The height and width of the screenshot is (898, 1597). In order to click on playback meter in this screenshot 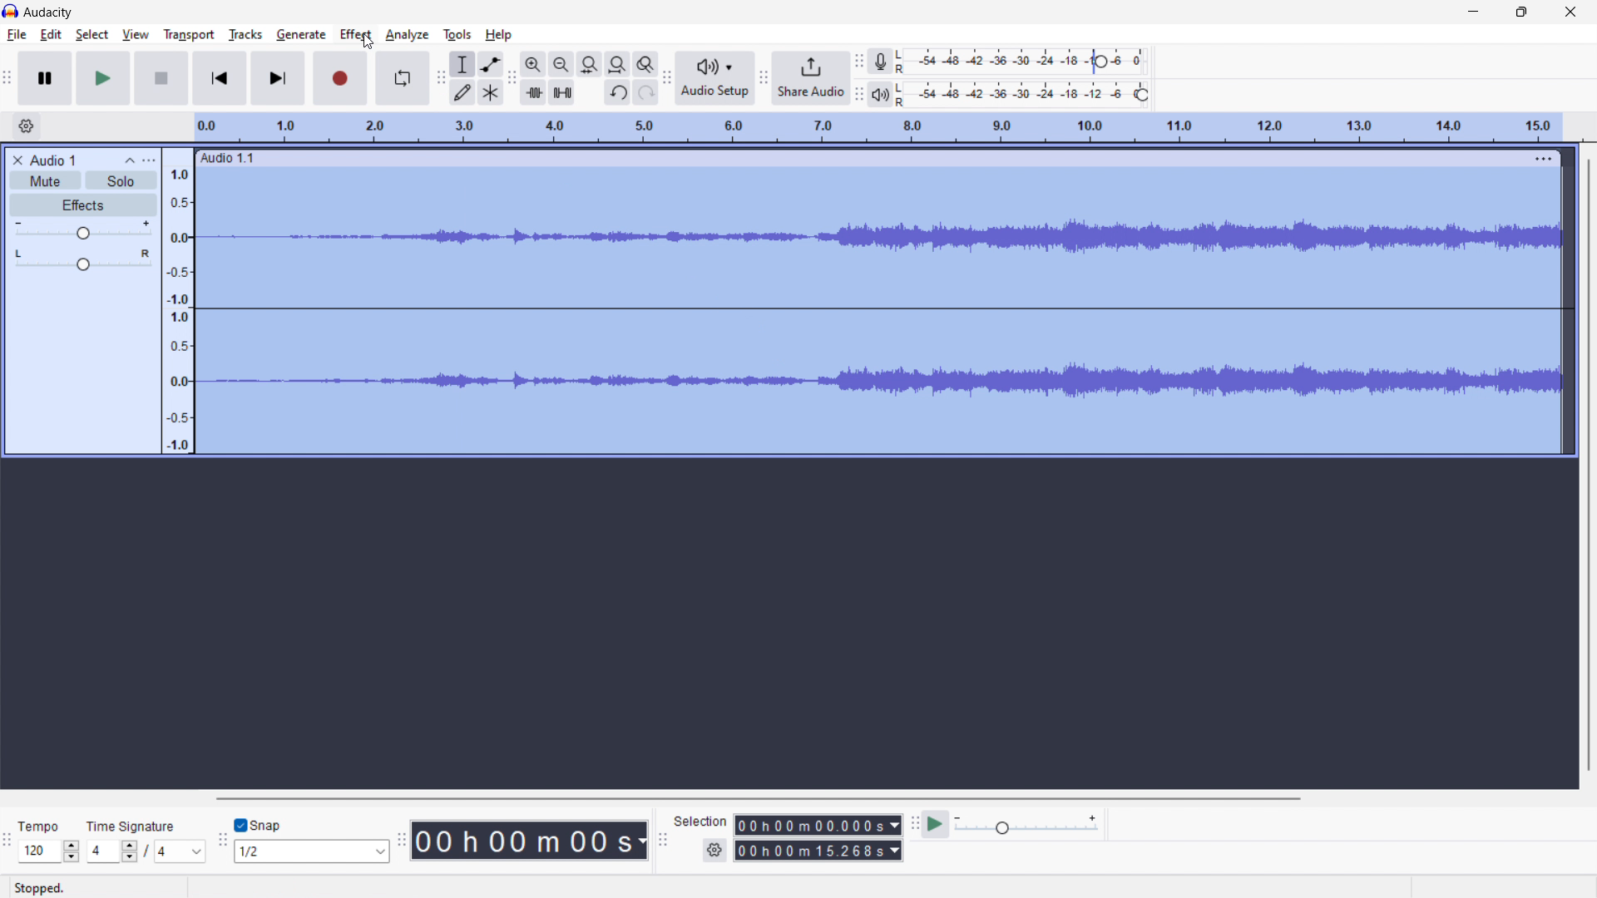, I will do `click(1028, 825)`.